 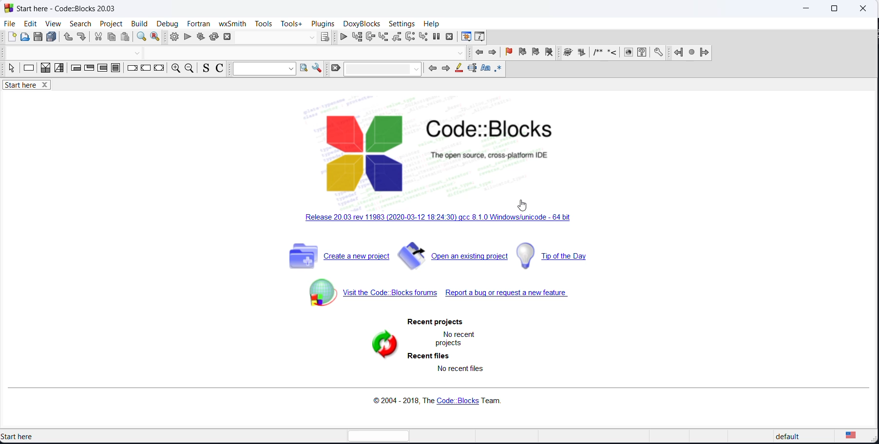 What do you see at coordinates (290, 24) in the screenshot?
I see `tools+` at bounding box center [290, 24].